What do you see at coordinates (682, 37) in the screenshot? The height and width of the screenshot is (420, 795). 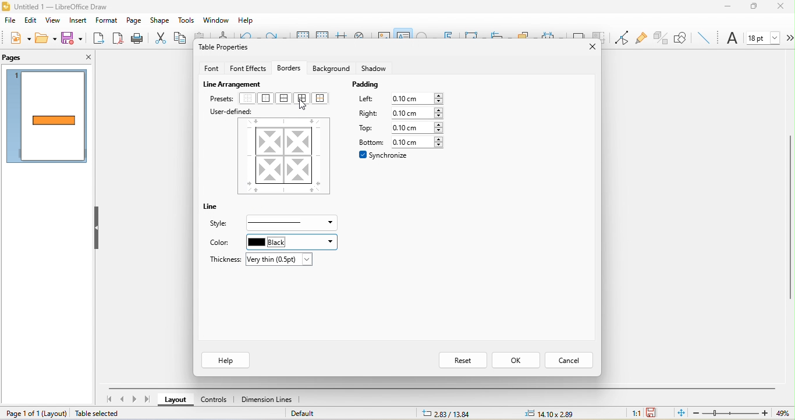 I see `show draw function` at bounding box center [682, 37].